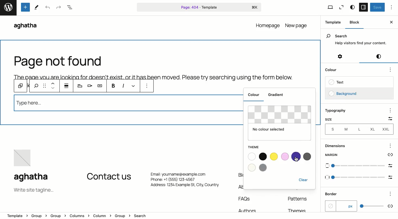 This screenshot has width=398, height=219. I want to click on Style, so click(353, 7).